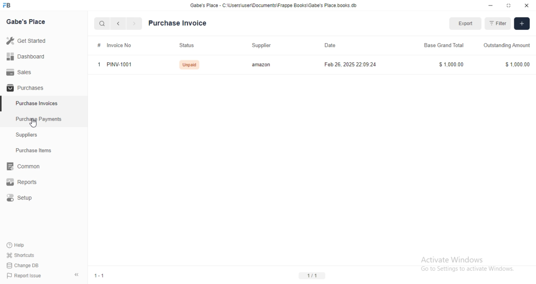 Image resolution: width=536 pixels, height=284 pixels. I want to click on 1-1, so click(100, 275).